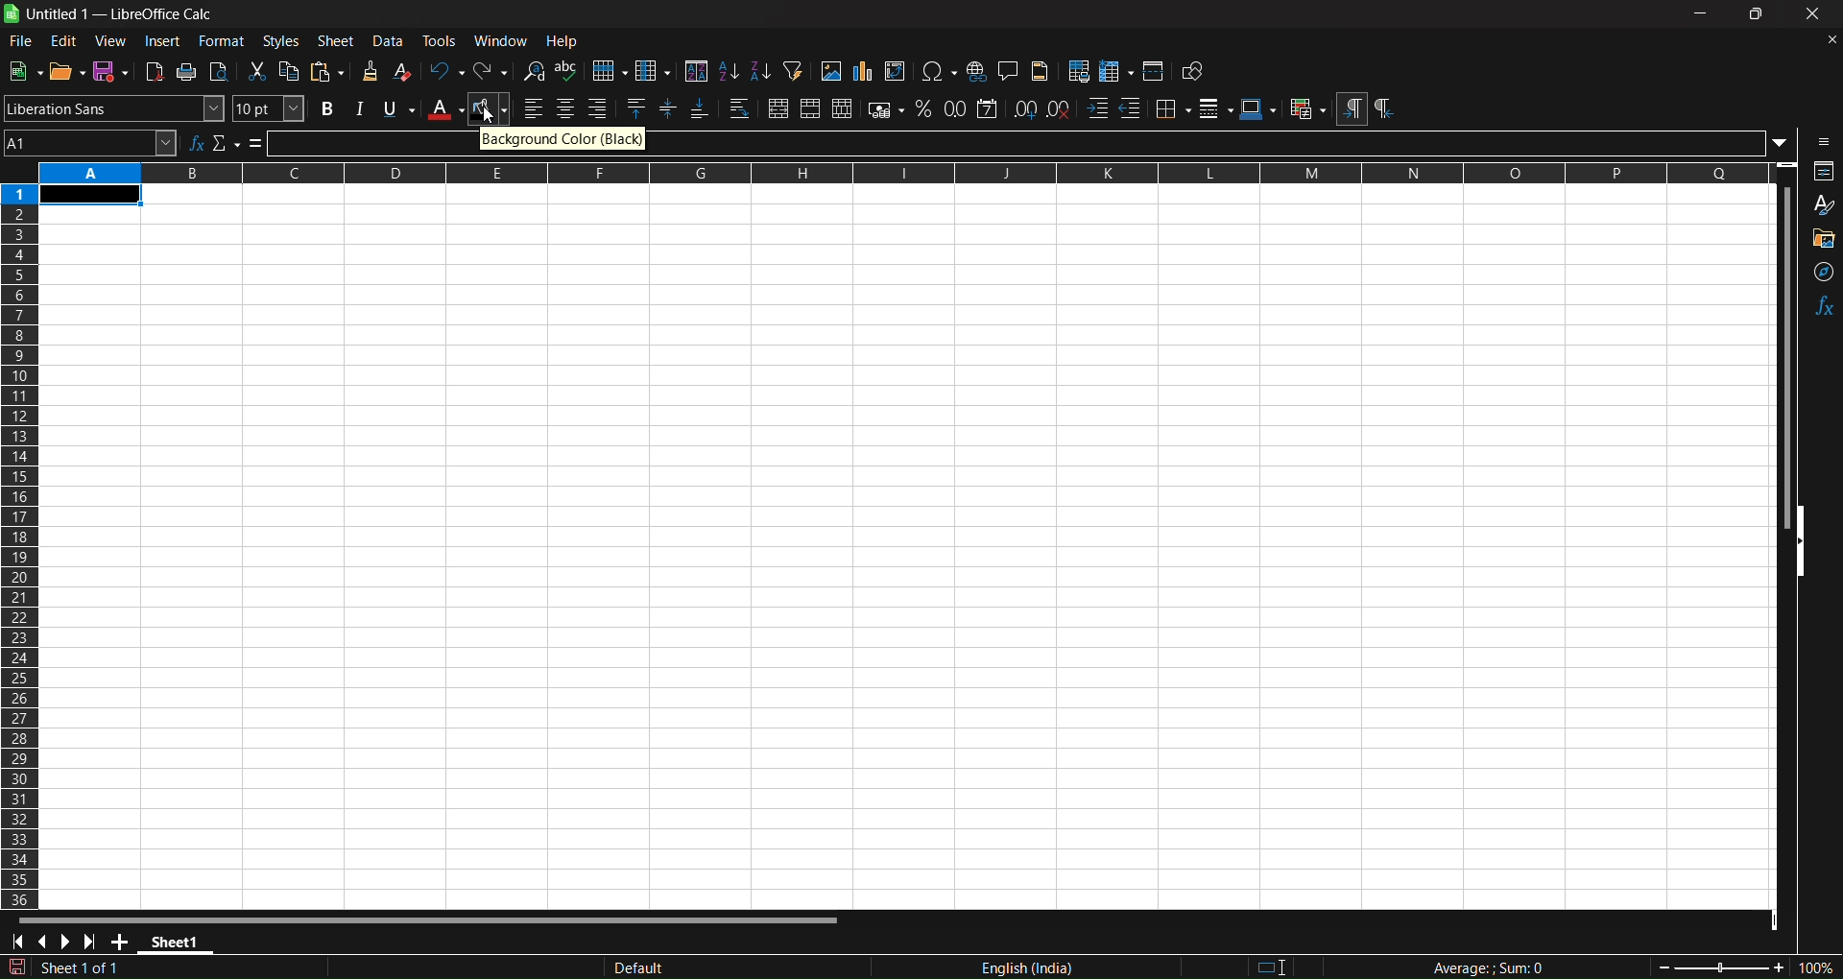 This screenshot has height=979, width=1843. I want to click on heders and footer, so click(1042, 72).